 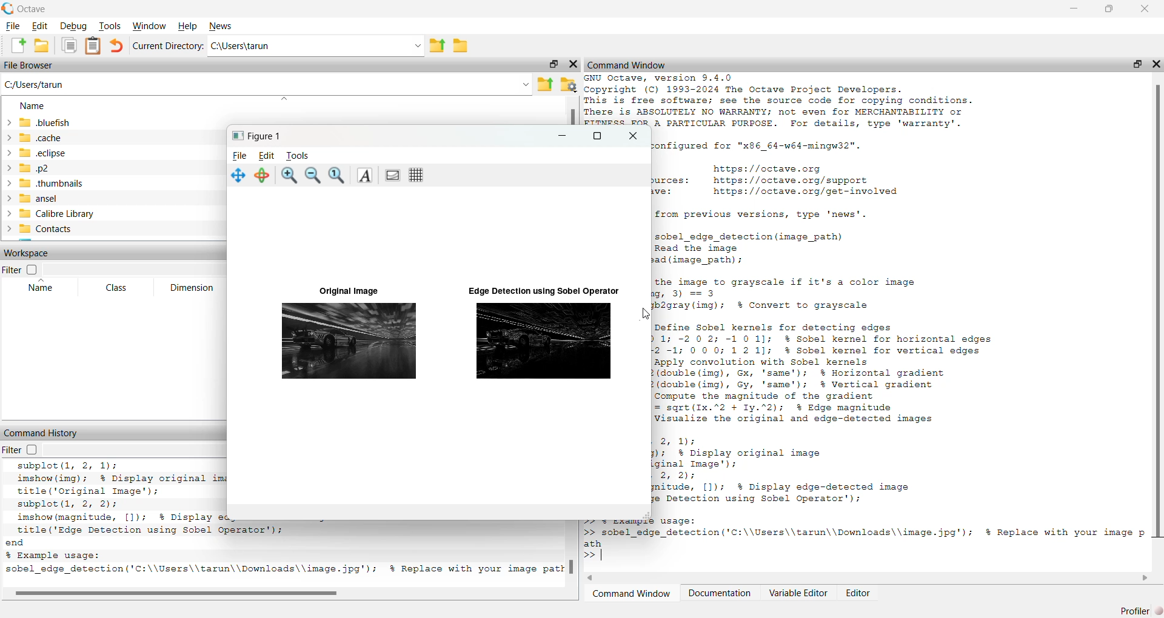 I want to click on imshow (img); $ Display original image
title('Original Image’);
subplot (1, 2, 2):
imshow (magnitude, [1); % Display edge-detected image
title('Edge Detection using Sobel Operator’);
ond
+ Example usage:
sobel_edge_detection('C:\\Users\\tarun\\Downloads\\image.jpg'); % Replace with your image path
# Octave 9.4.0, Wed Feb 26 11:31:15 2025 GMT <unknown@Richie_ rich>, so click(x=118, y=518).